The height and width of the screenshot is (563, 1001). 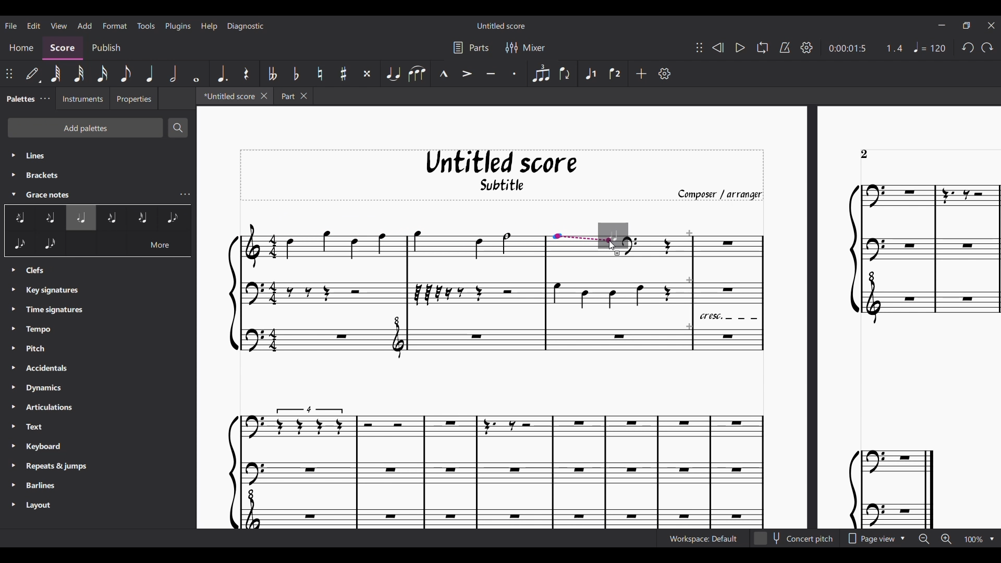 What do you see at coordinates (393, 74) in the screenshot?
I see `Tie` at bounding box center [393, 74].